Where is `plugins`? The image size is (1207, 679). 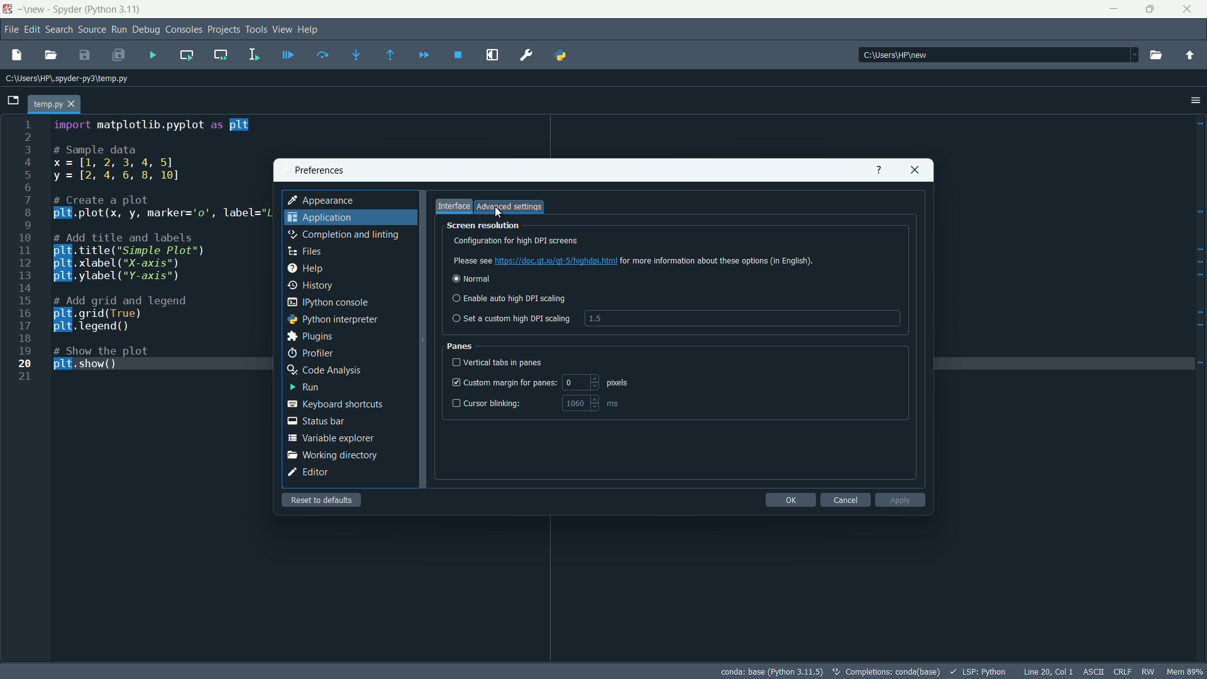
plugins is located at coordinates (312, 337).